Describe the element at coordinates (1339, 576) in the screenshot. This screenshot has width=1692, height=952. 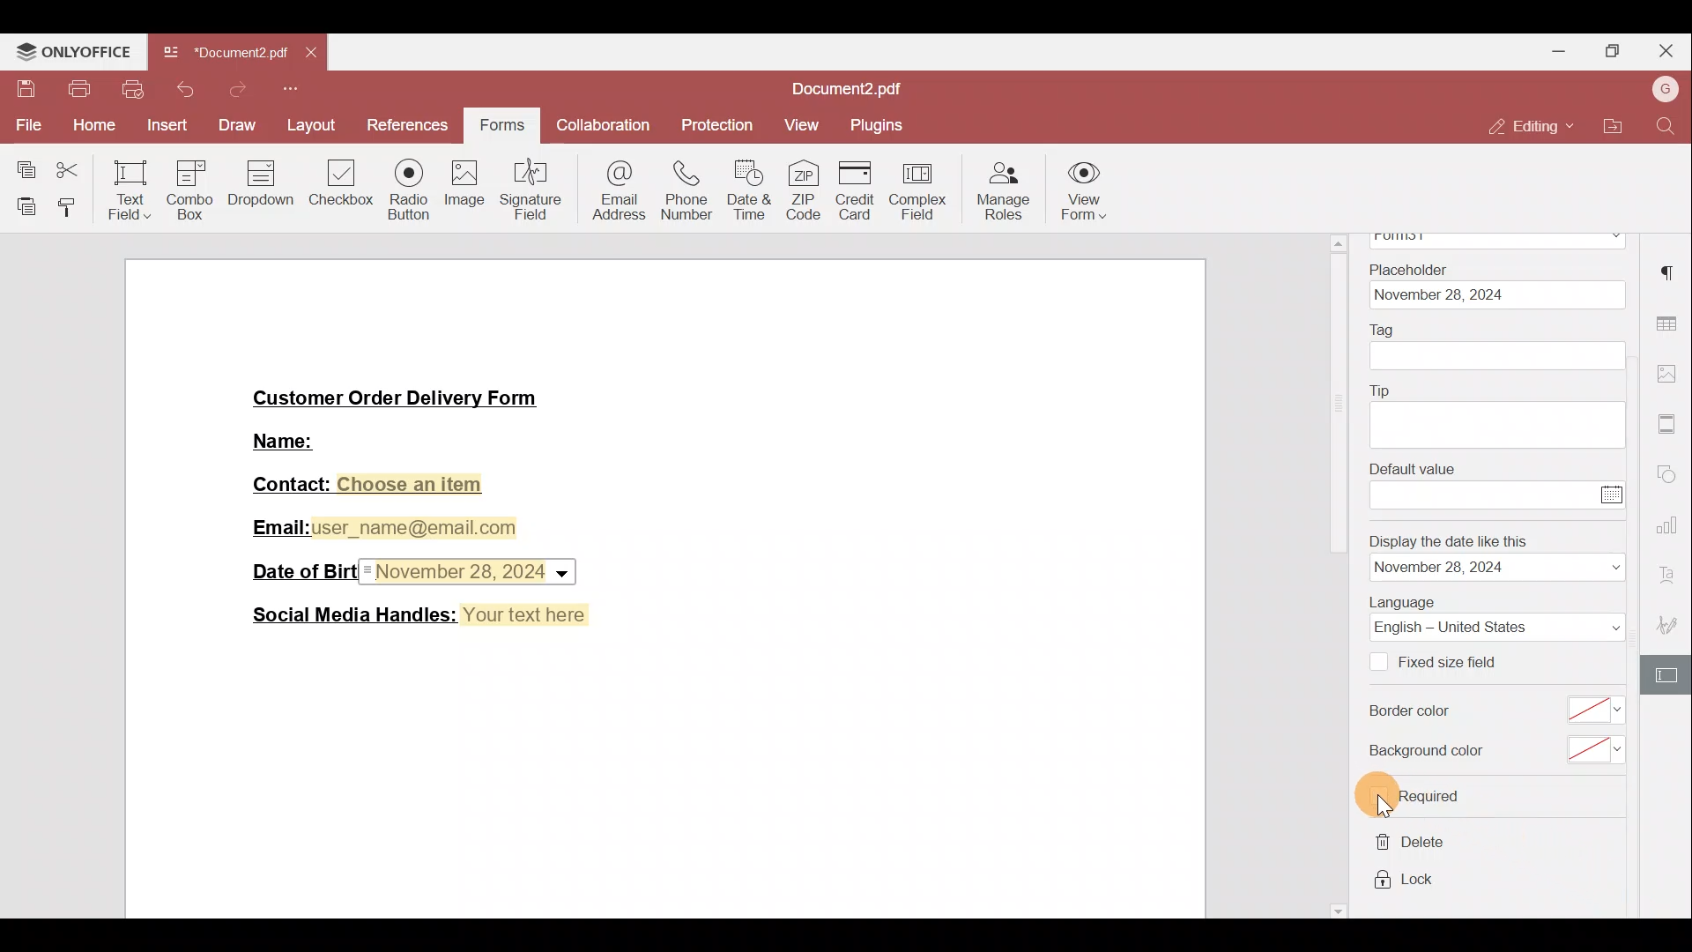
I see `scrollbar` at that location.